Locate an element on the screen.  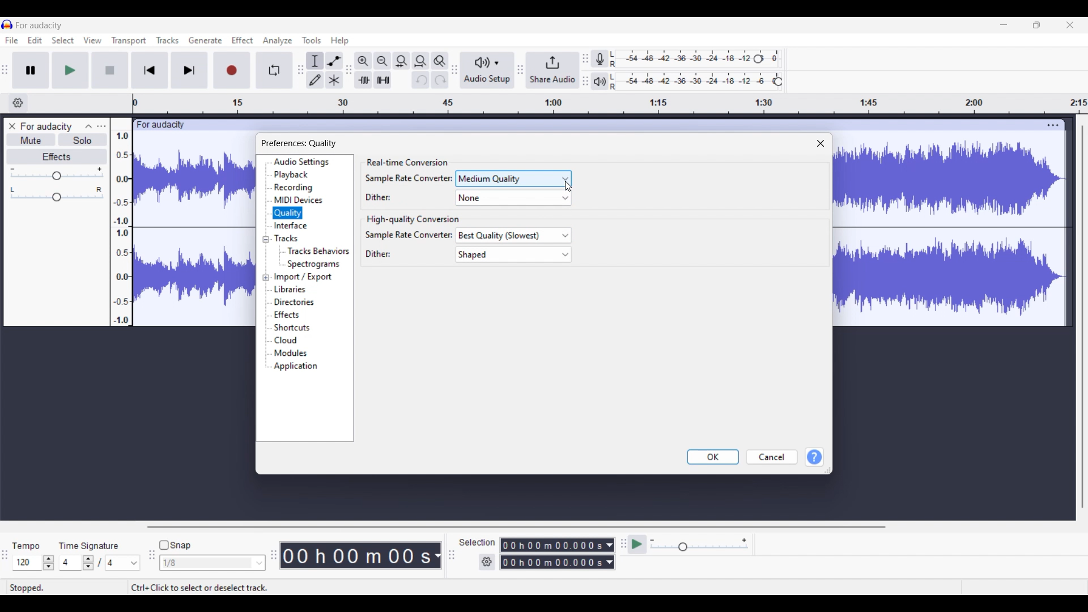
cursor is located at coordinates (568, 188).